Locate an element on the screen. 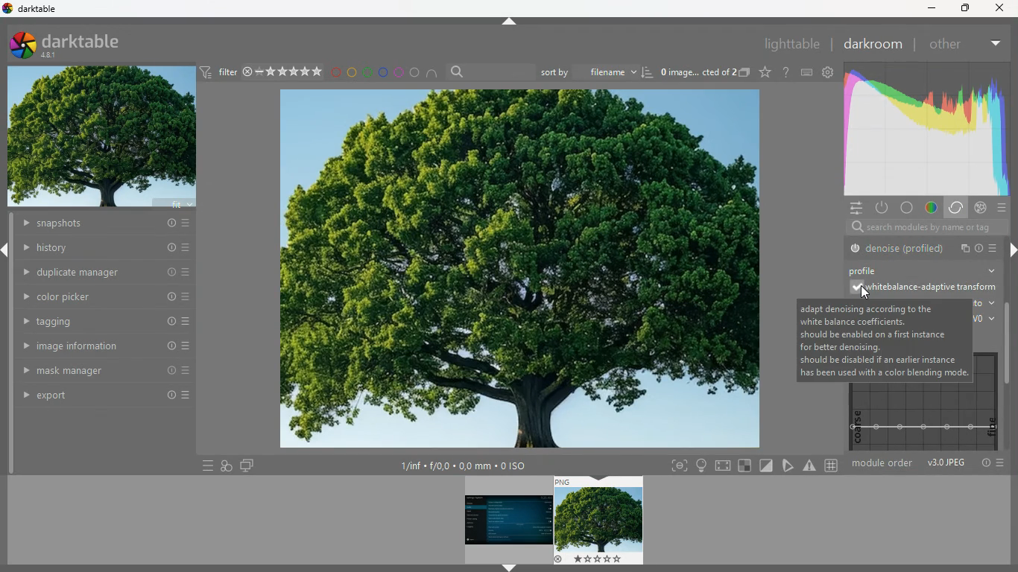  warning is located at coordinates (810, 465).